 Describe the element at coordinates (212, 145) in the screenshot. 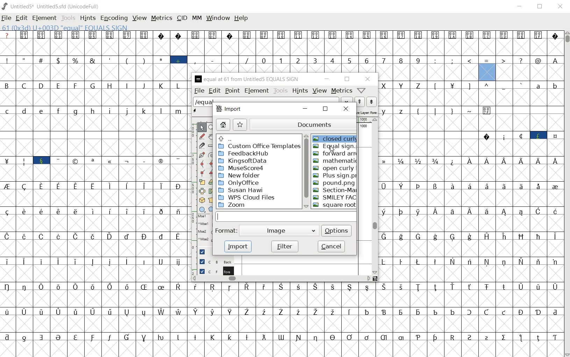

I see `measure a distance, angle between points` at that location.